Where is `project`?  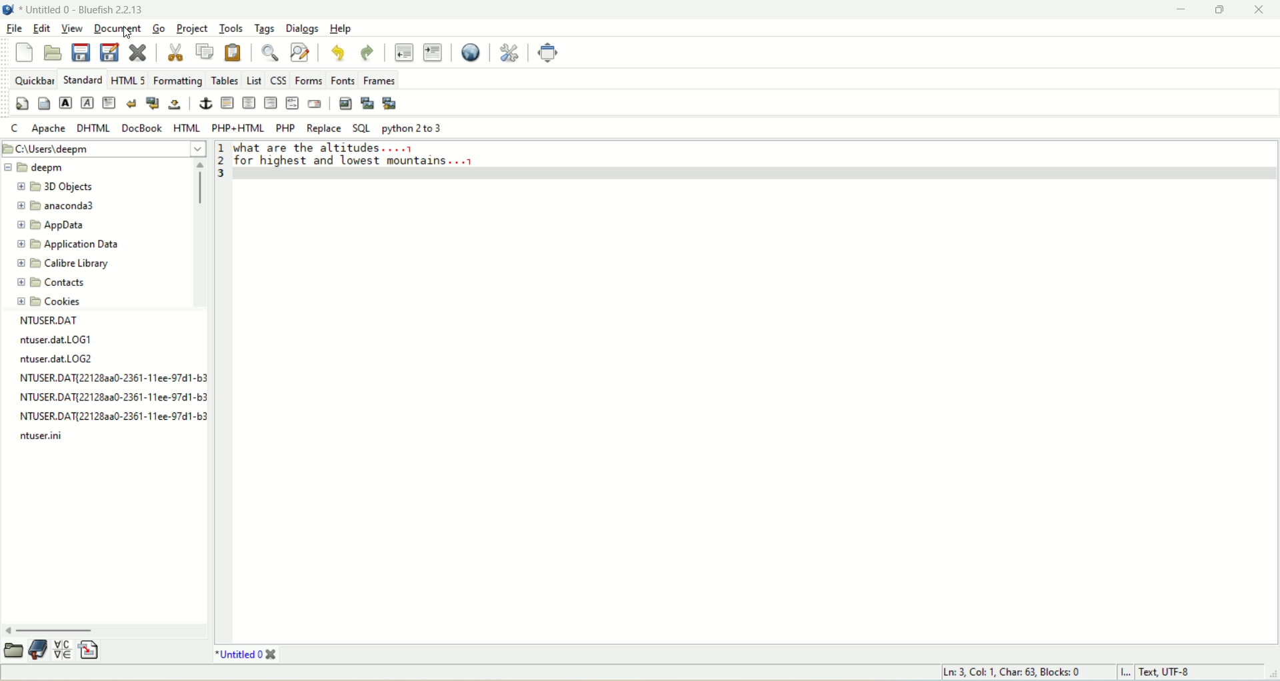 project is located at coordinates (191, 28).